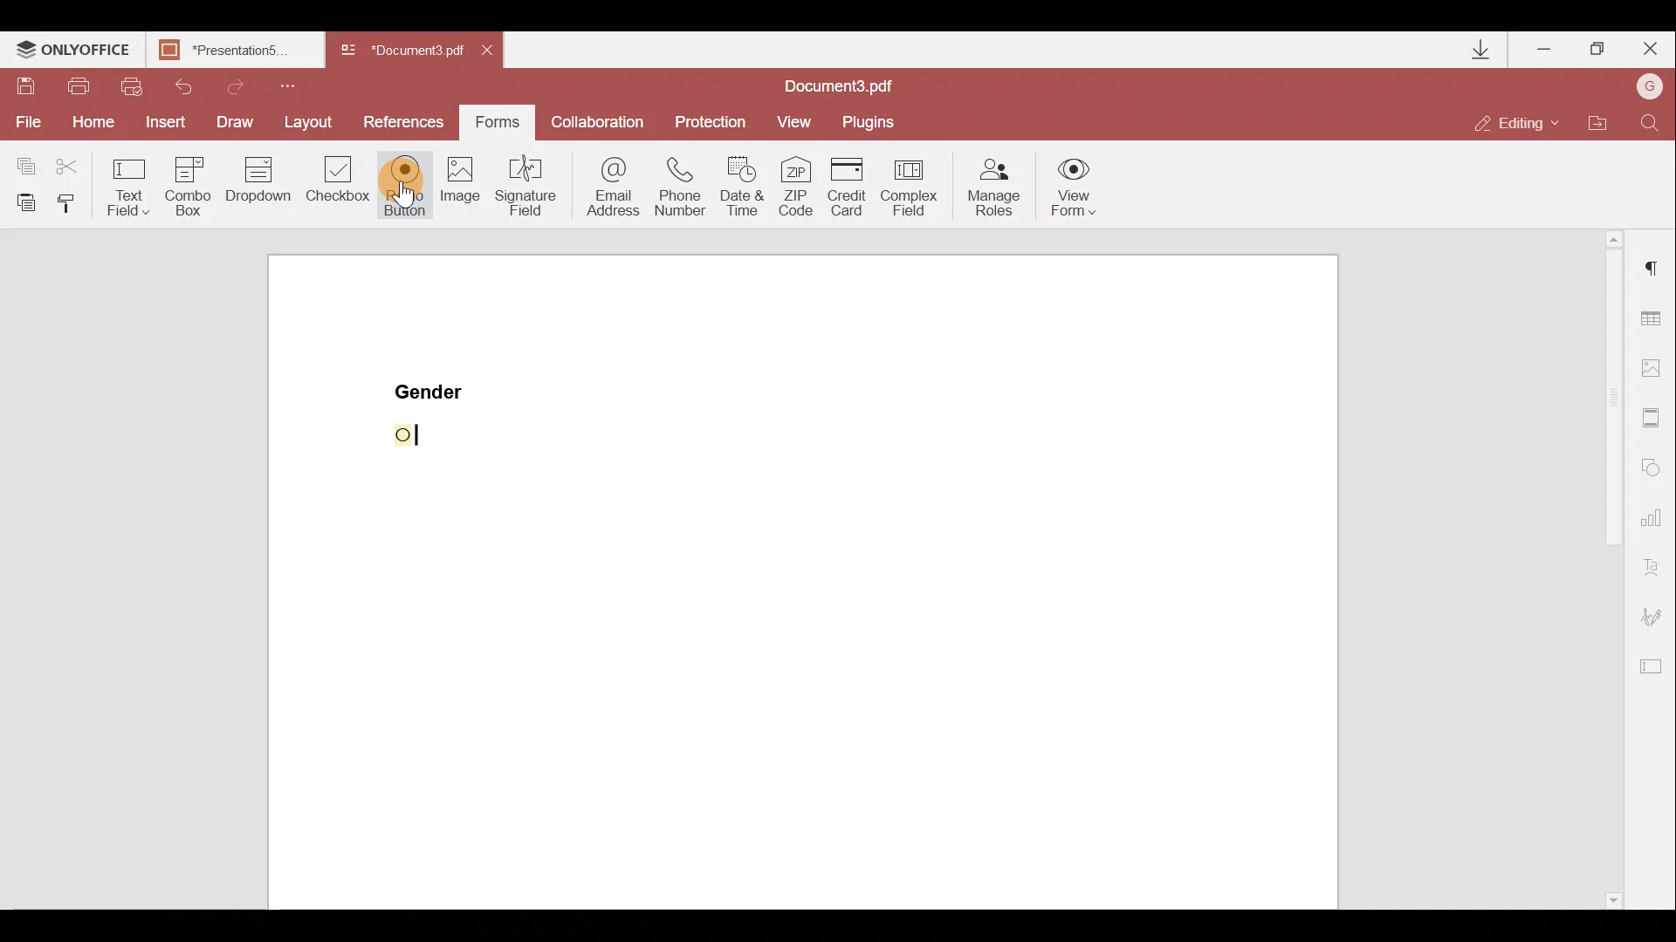 This screenshot has width=1676, height=942. Describe the element at coordinates (28, 87) in the screenshot. I see `Save` at that location.